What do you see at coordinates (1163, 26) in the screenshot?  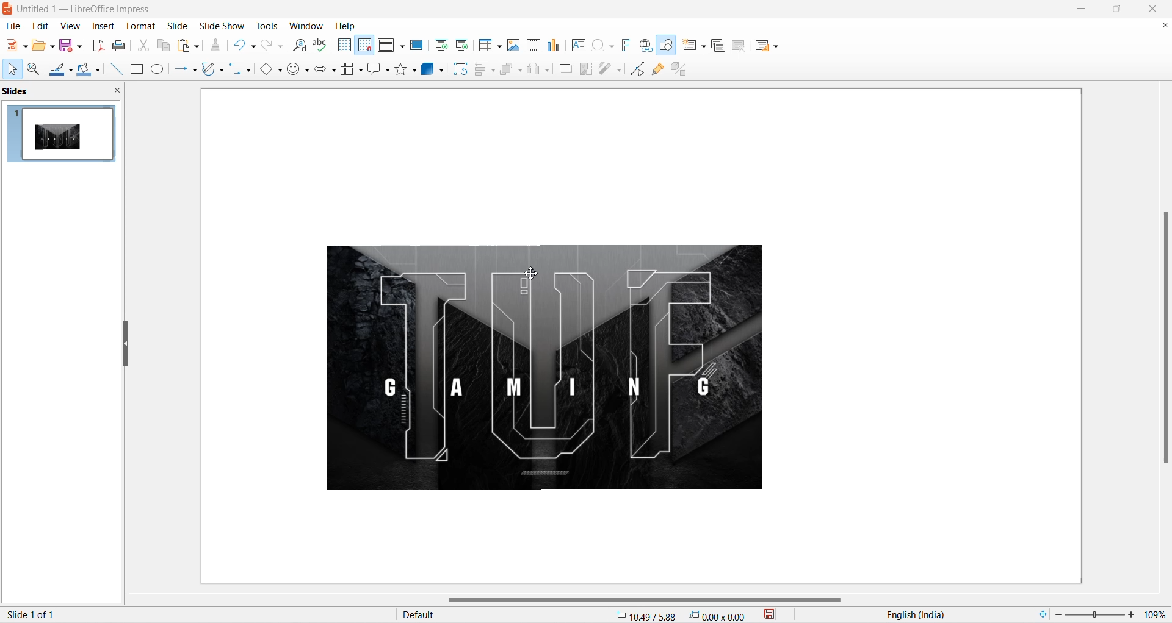 I see `close document` at bounding box center [1163, 26].